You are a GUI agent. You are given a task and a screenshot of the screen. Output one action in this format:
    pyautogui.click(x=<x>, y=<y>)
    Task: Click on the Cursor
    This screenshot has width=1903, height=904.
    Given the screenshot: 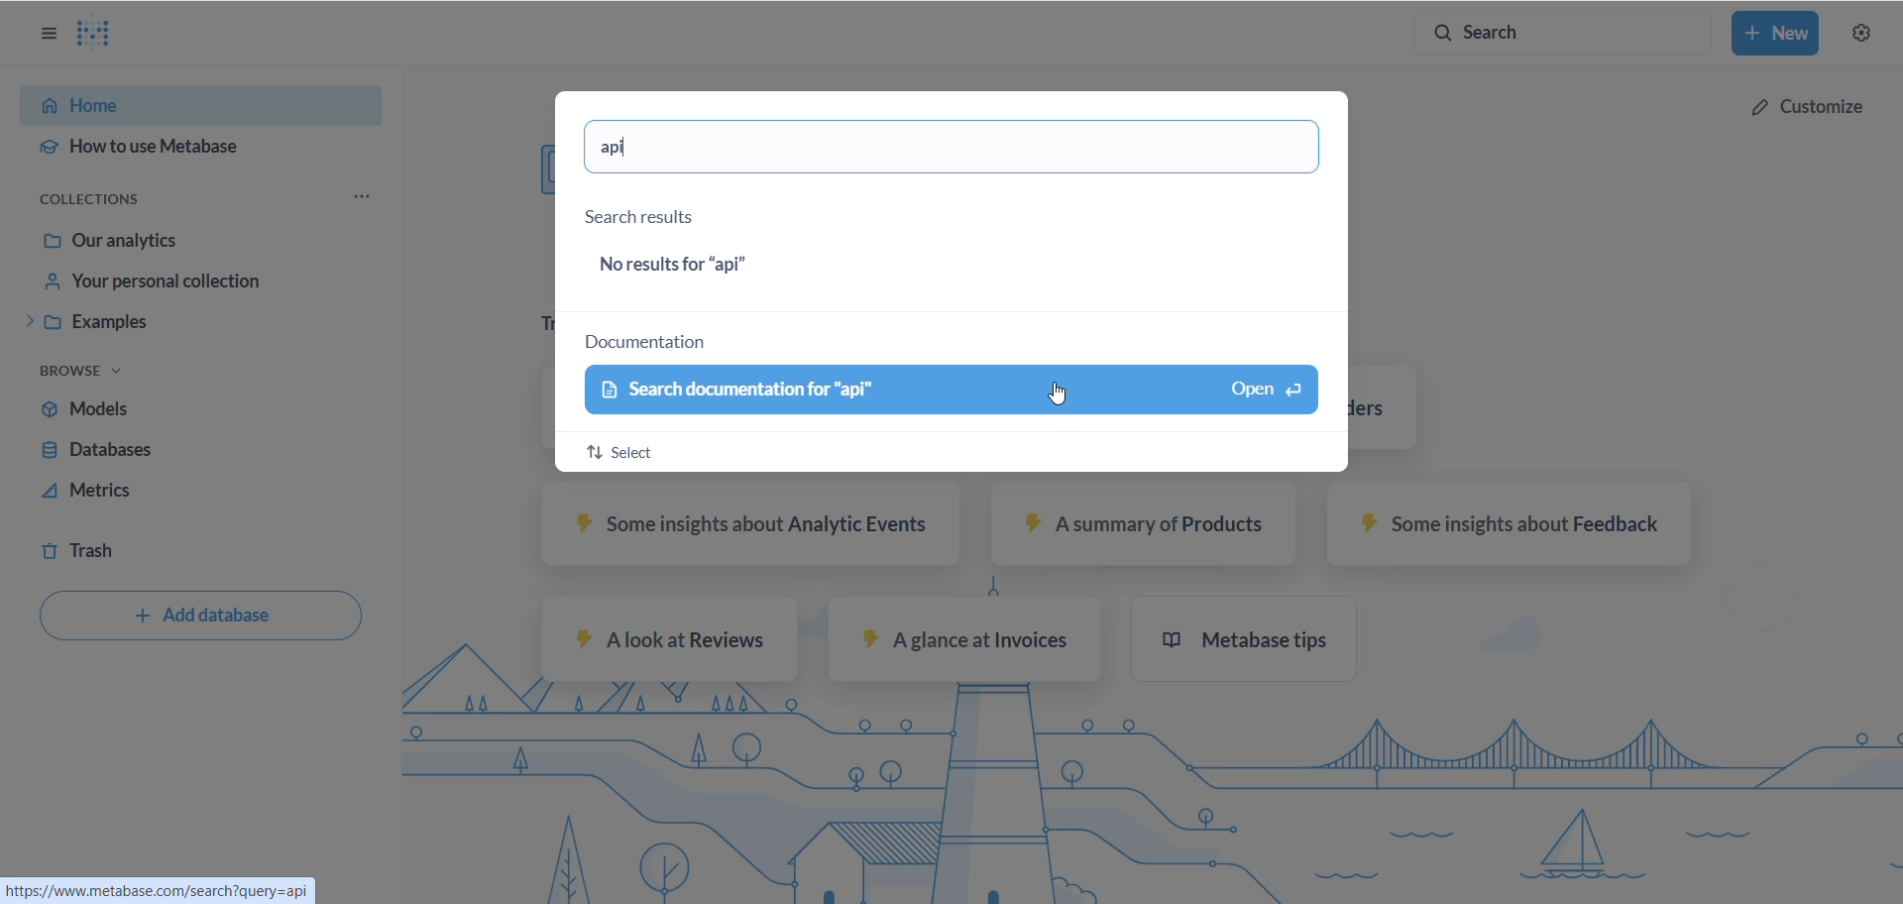 What is the action you would take?
    pyautogui.click(x=1051, y=393)
    